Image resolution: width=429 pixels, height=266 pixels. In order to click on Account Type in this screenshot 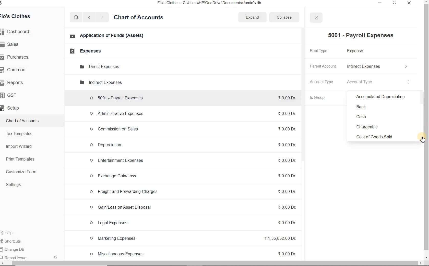, I will do `click(323, 82)`.